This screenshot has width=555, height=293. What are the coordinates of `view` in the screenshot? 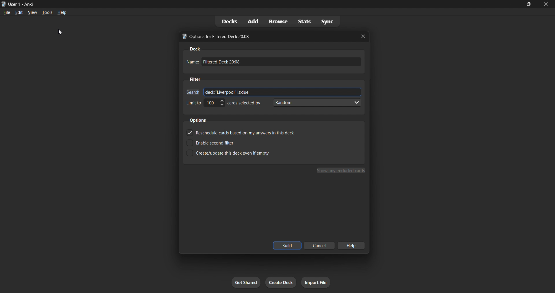 It's located at (32, 13).